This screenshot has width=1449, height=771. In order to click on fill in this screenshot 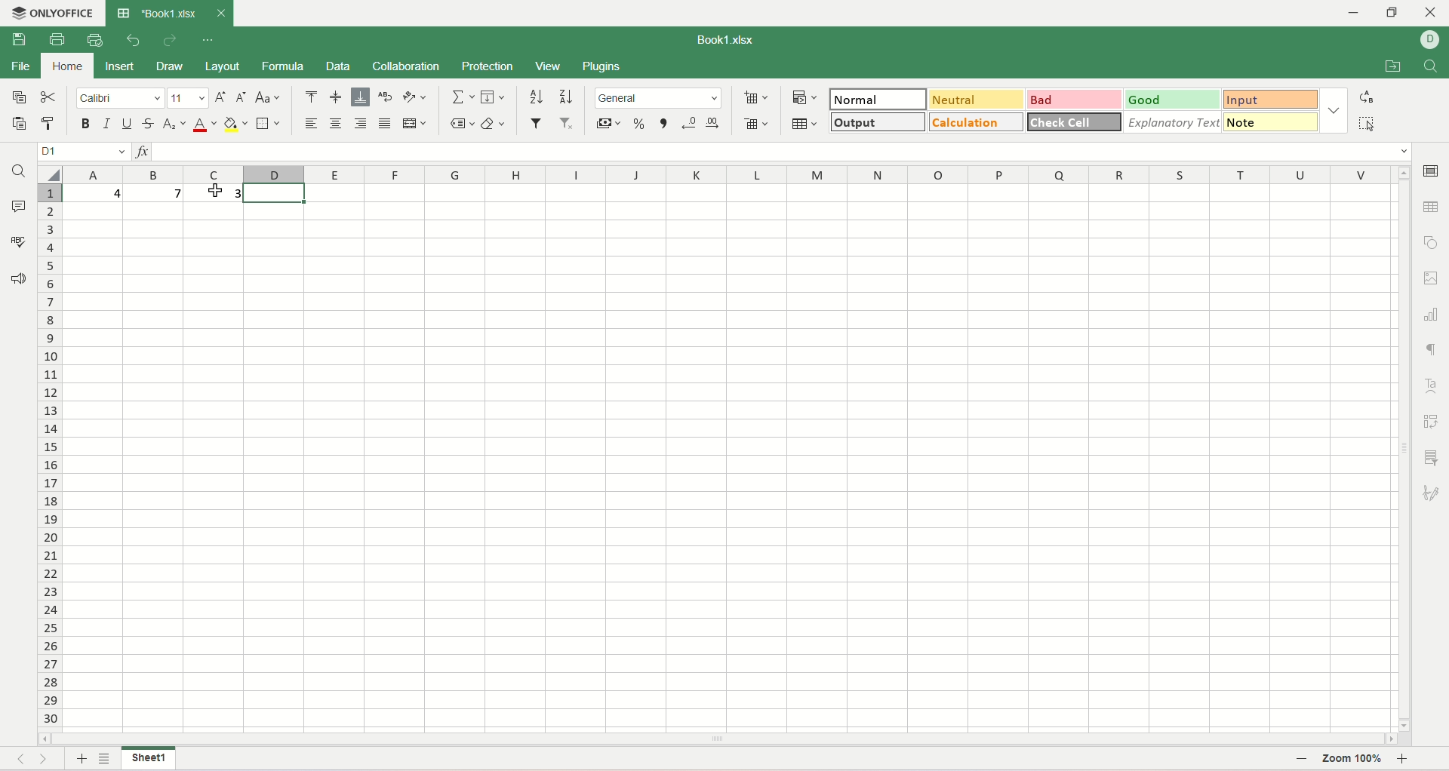, I will do `click(493, 97)`.